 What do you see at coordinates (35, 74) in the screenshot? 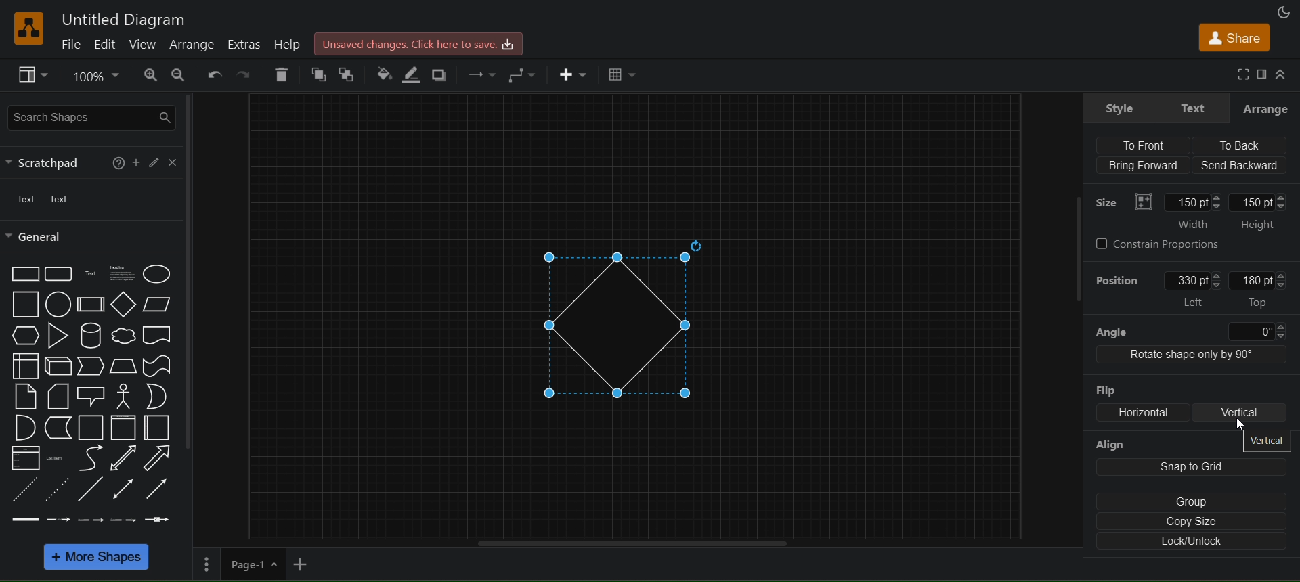
I see `view` at bounding box center [35, 74].